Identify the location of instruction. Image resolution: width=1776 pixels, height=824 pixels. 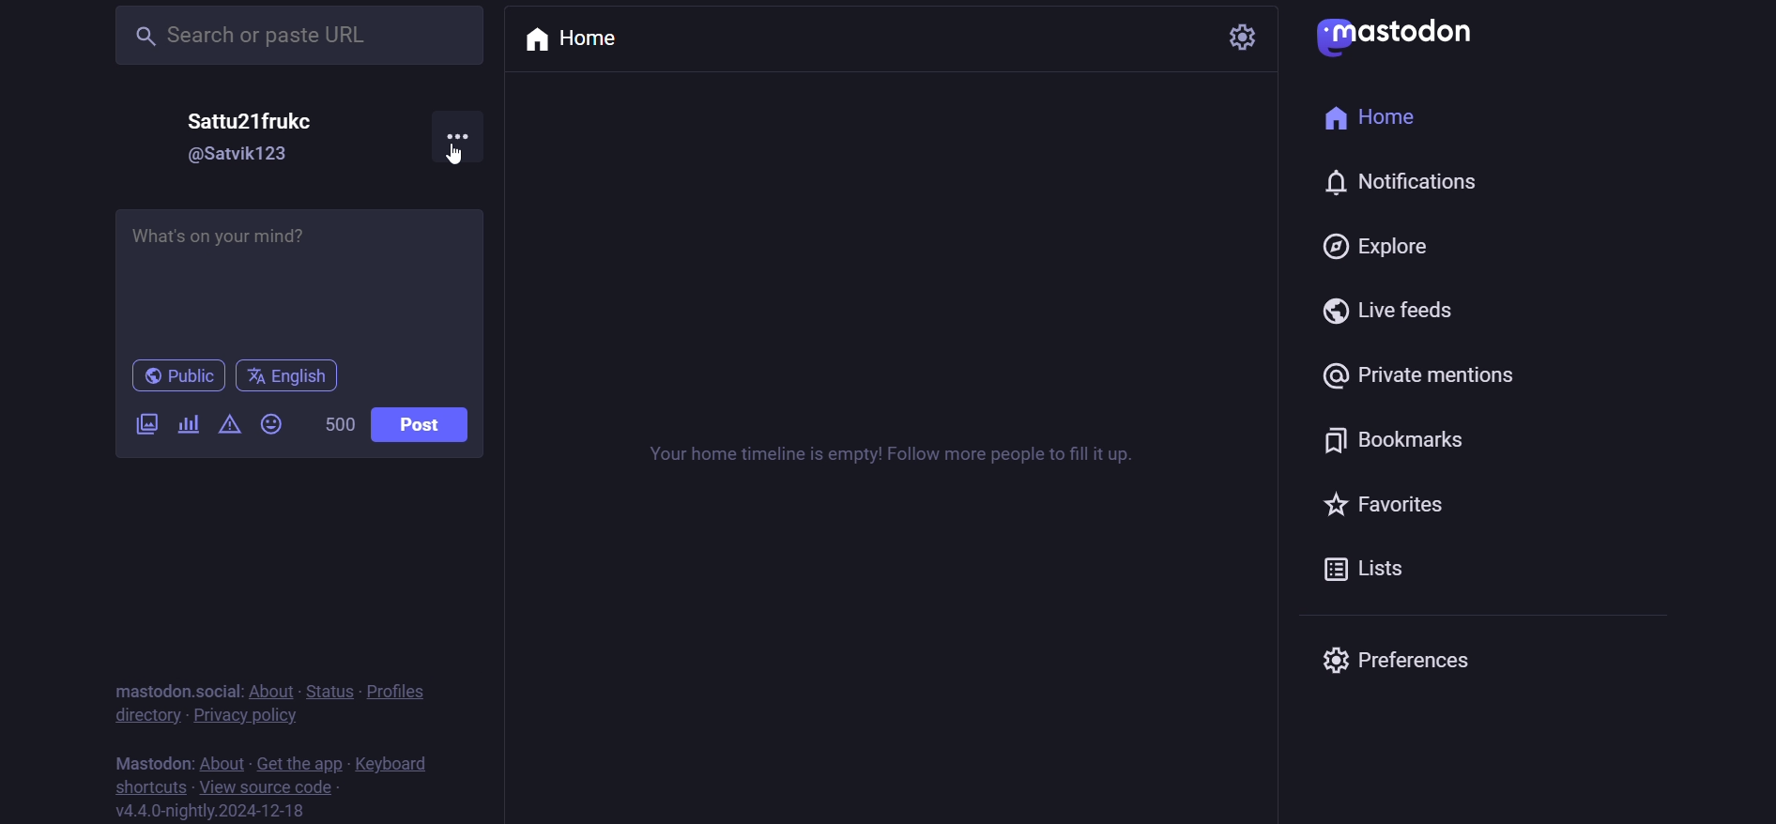
(894, 465).